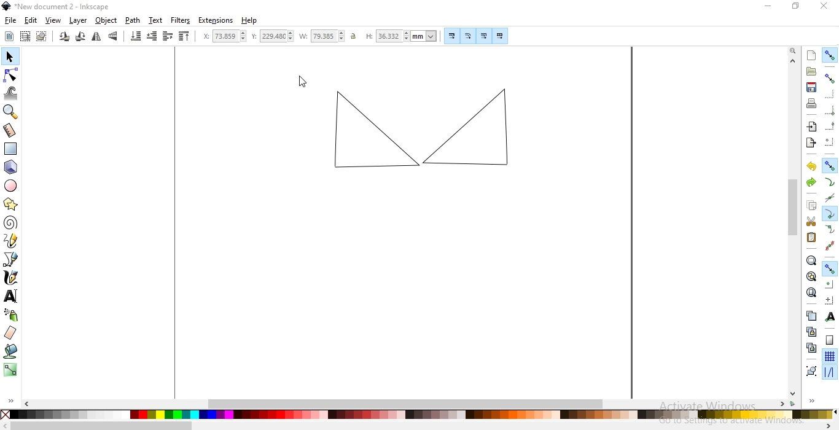 The width and height of the screenshot is (839, 430). What do you see at coordinates (811, 87) in the screenshot?
I see `save document` at bounding box center [811, 87].